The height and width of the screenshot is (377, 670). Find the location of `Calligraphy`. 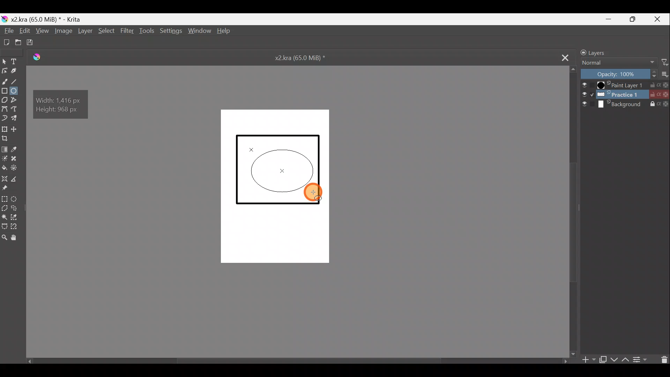

Calligraphy is located at coordinates (17, 71).